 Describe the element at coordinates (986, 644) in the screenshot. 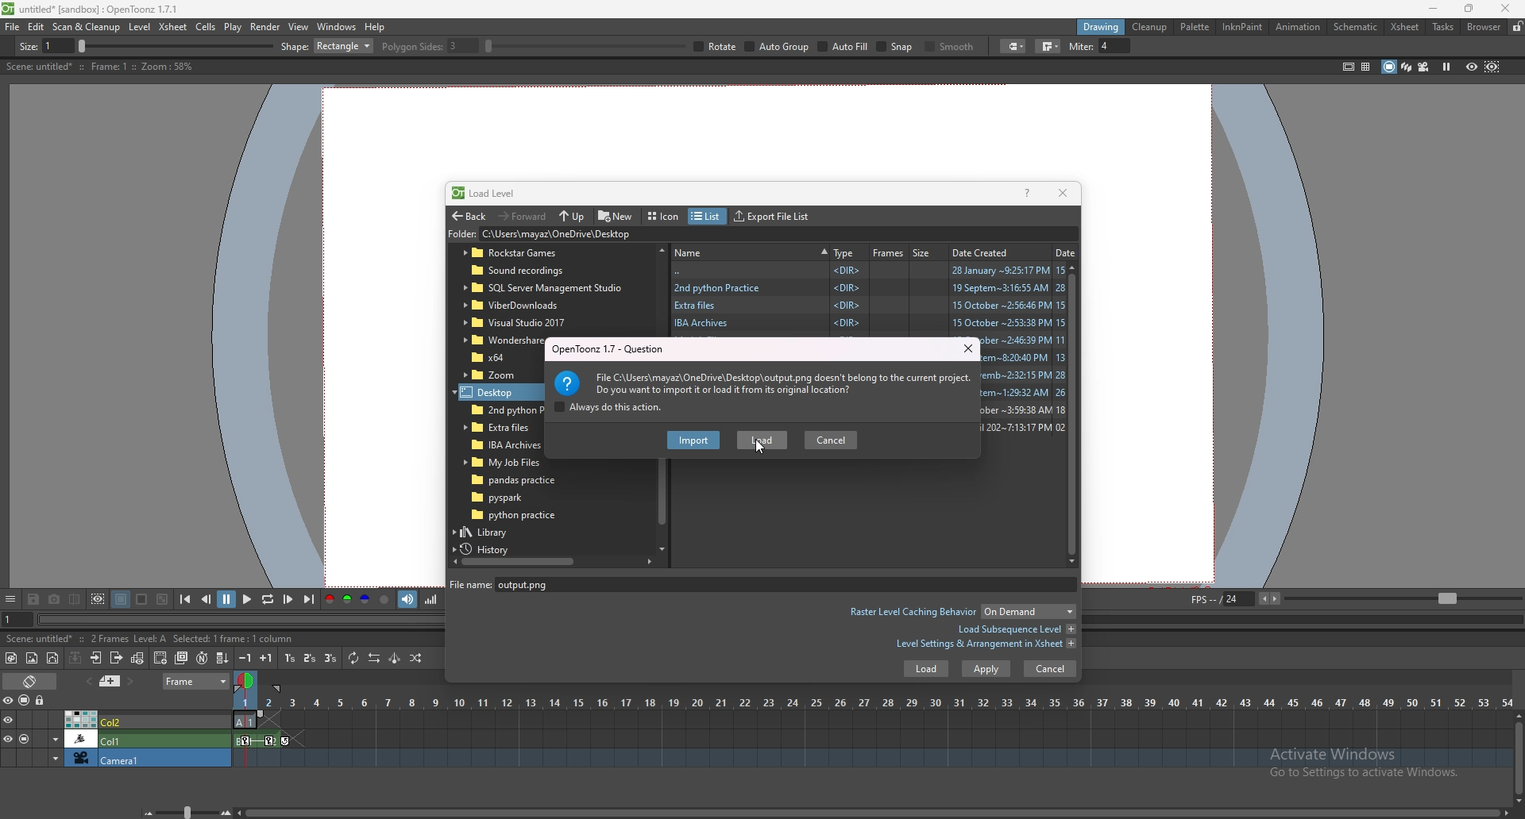

I see `level settings and arrangement` at that location.